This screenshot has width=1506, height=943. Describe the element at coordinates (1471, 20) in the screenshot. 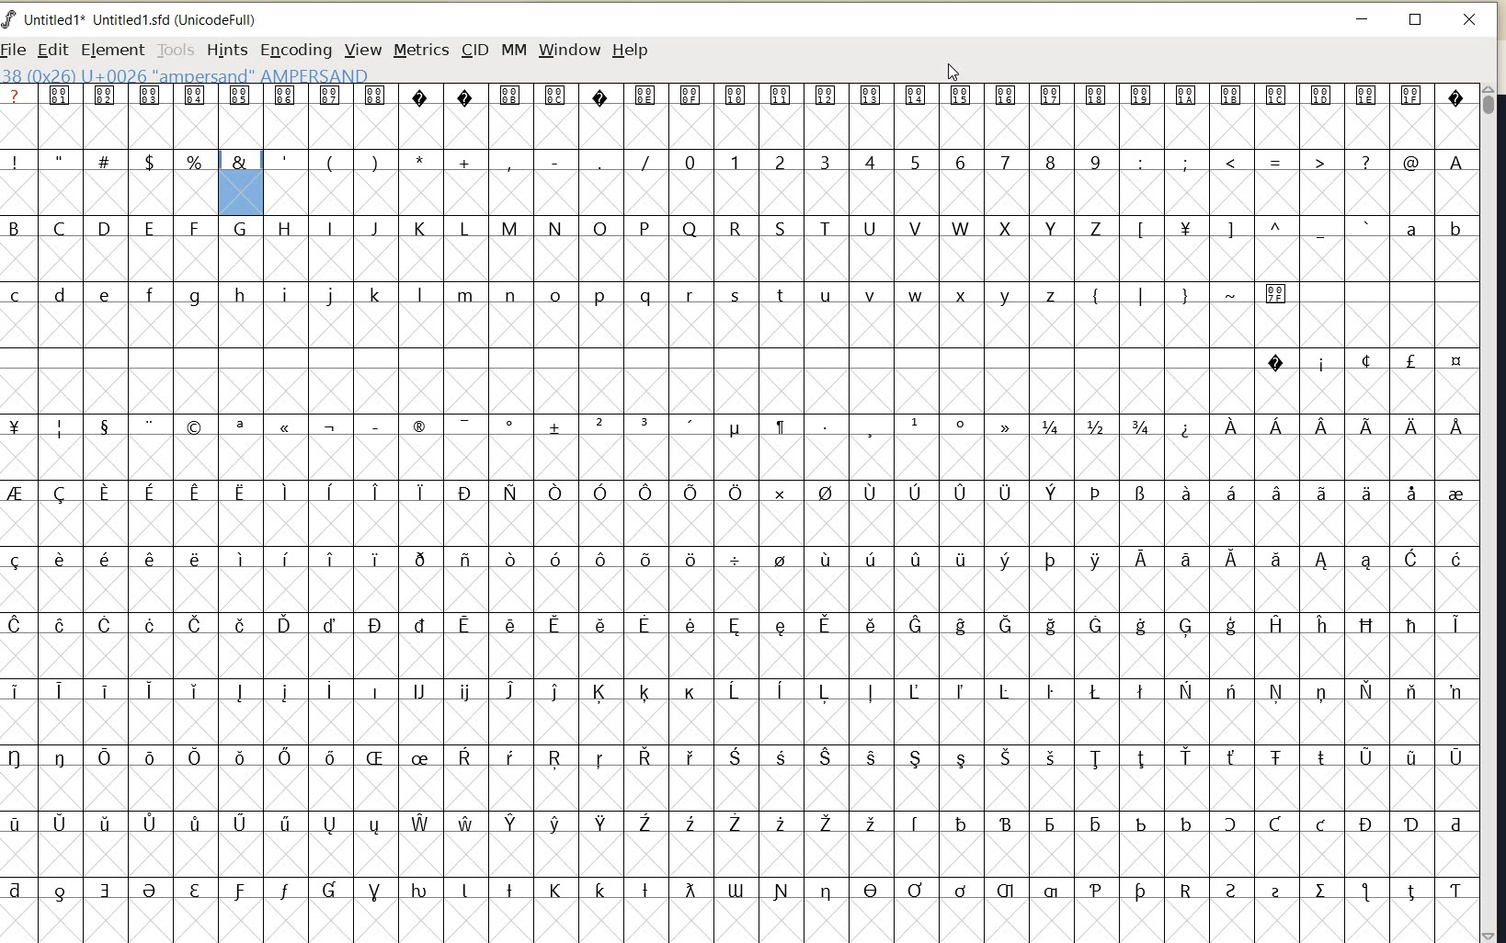

I see `CLOSE` at that location.